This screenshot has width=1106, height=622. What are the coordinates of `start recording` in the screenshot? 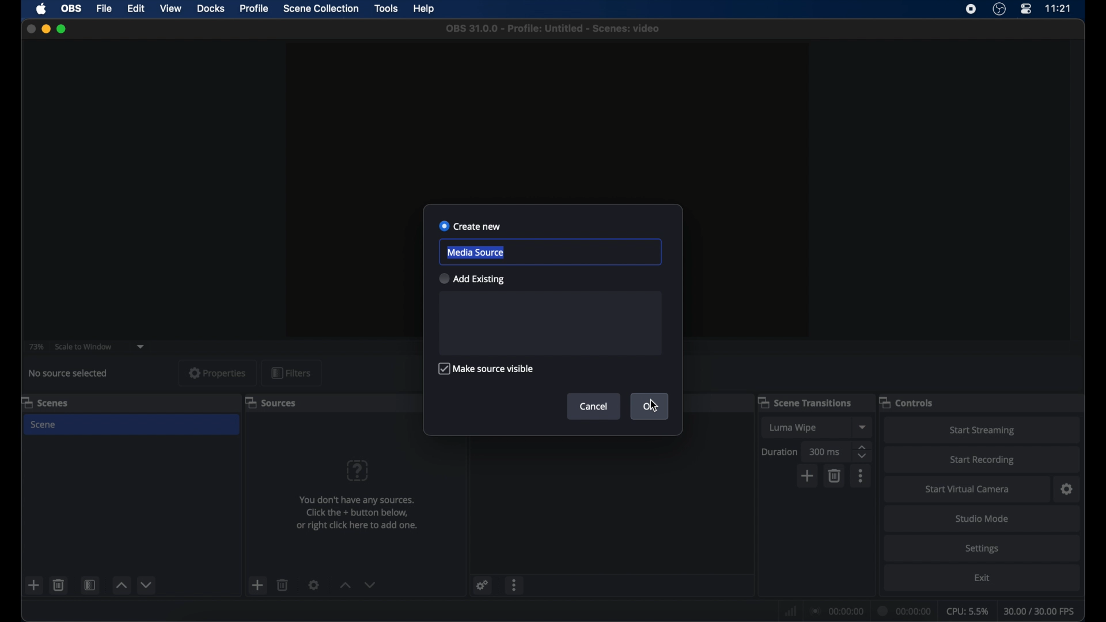 It's located at (983, 460).